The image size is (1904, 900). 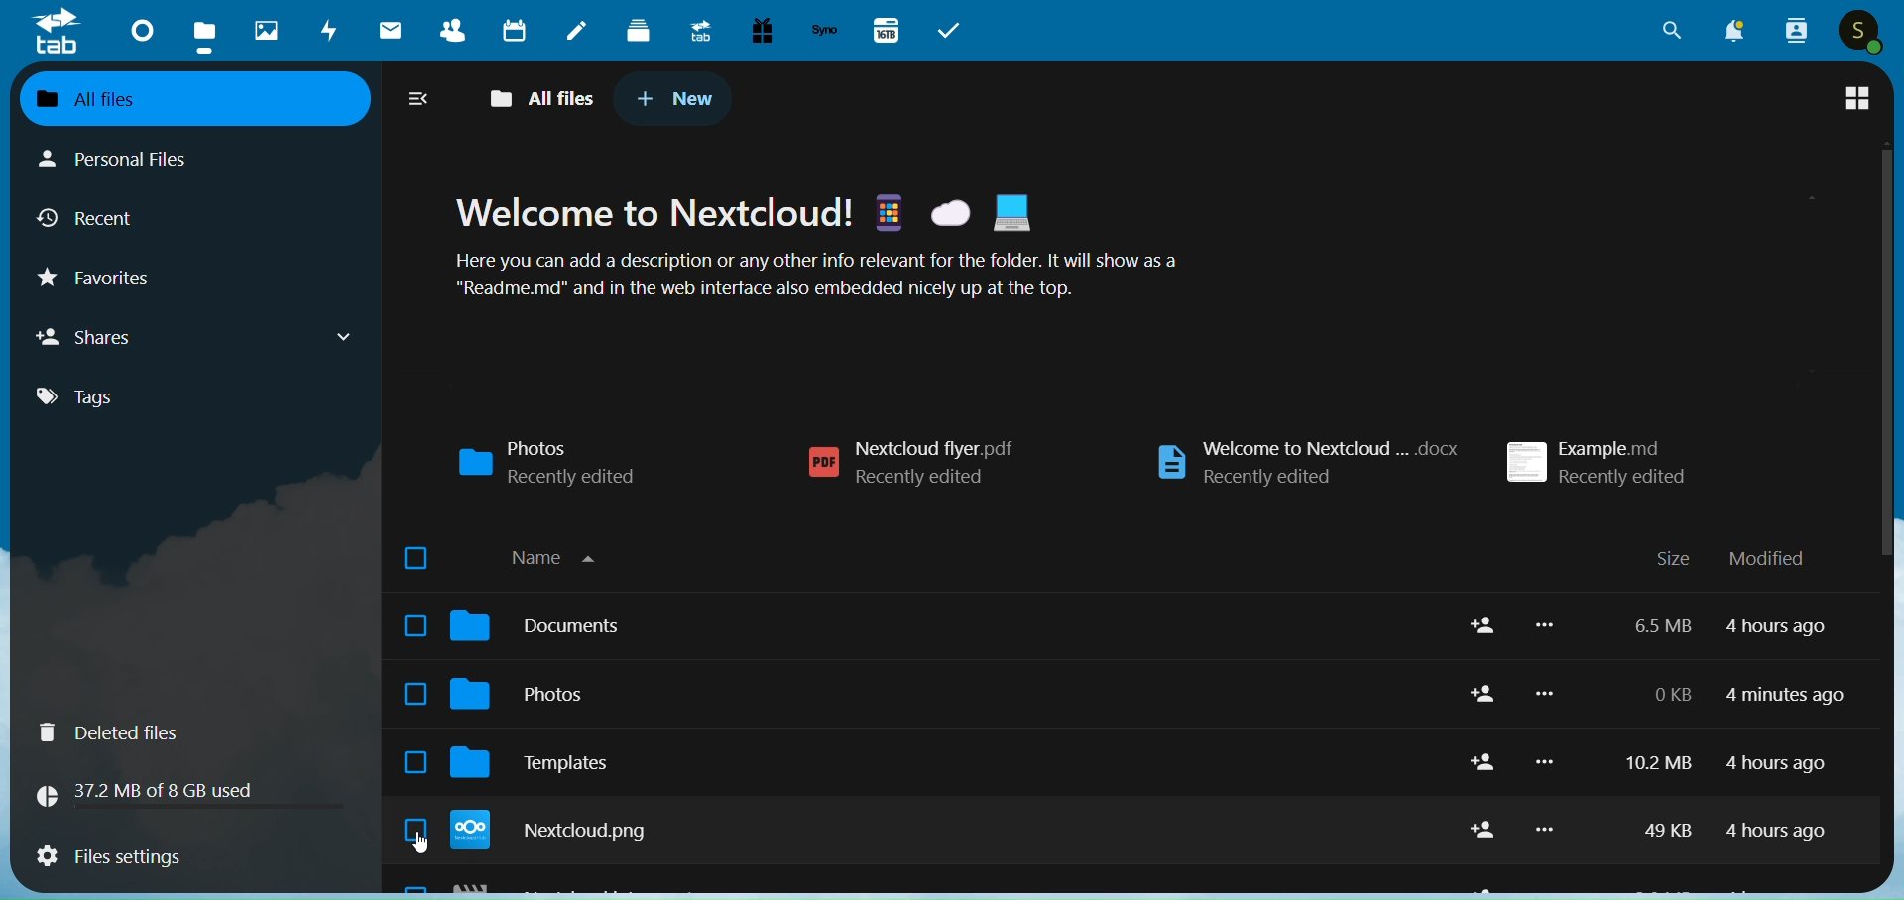 I want to click on 10.2MB 4 hours ago, so click(x=1726, y=763).